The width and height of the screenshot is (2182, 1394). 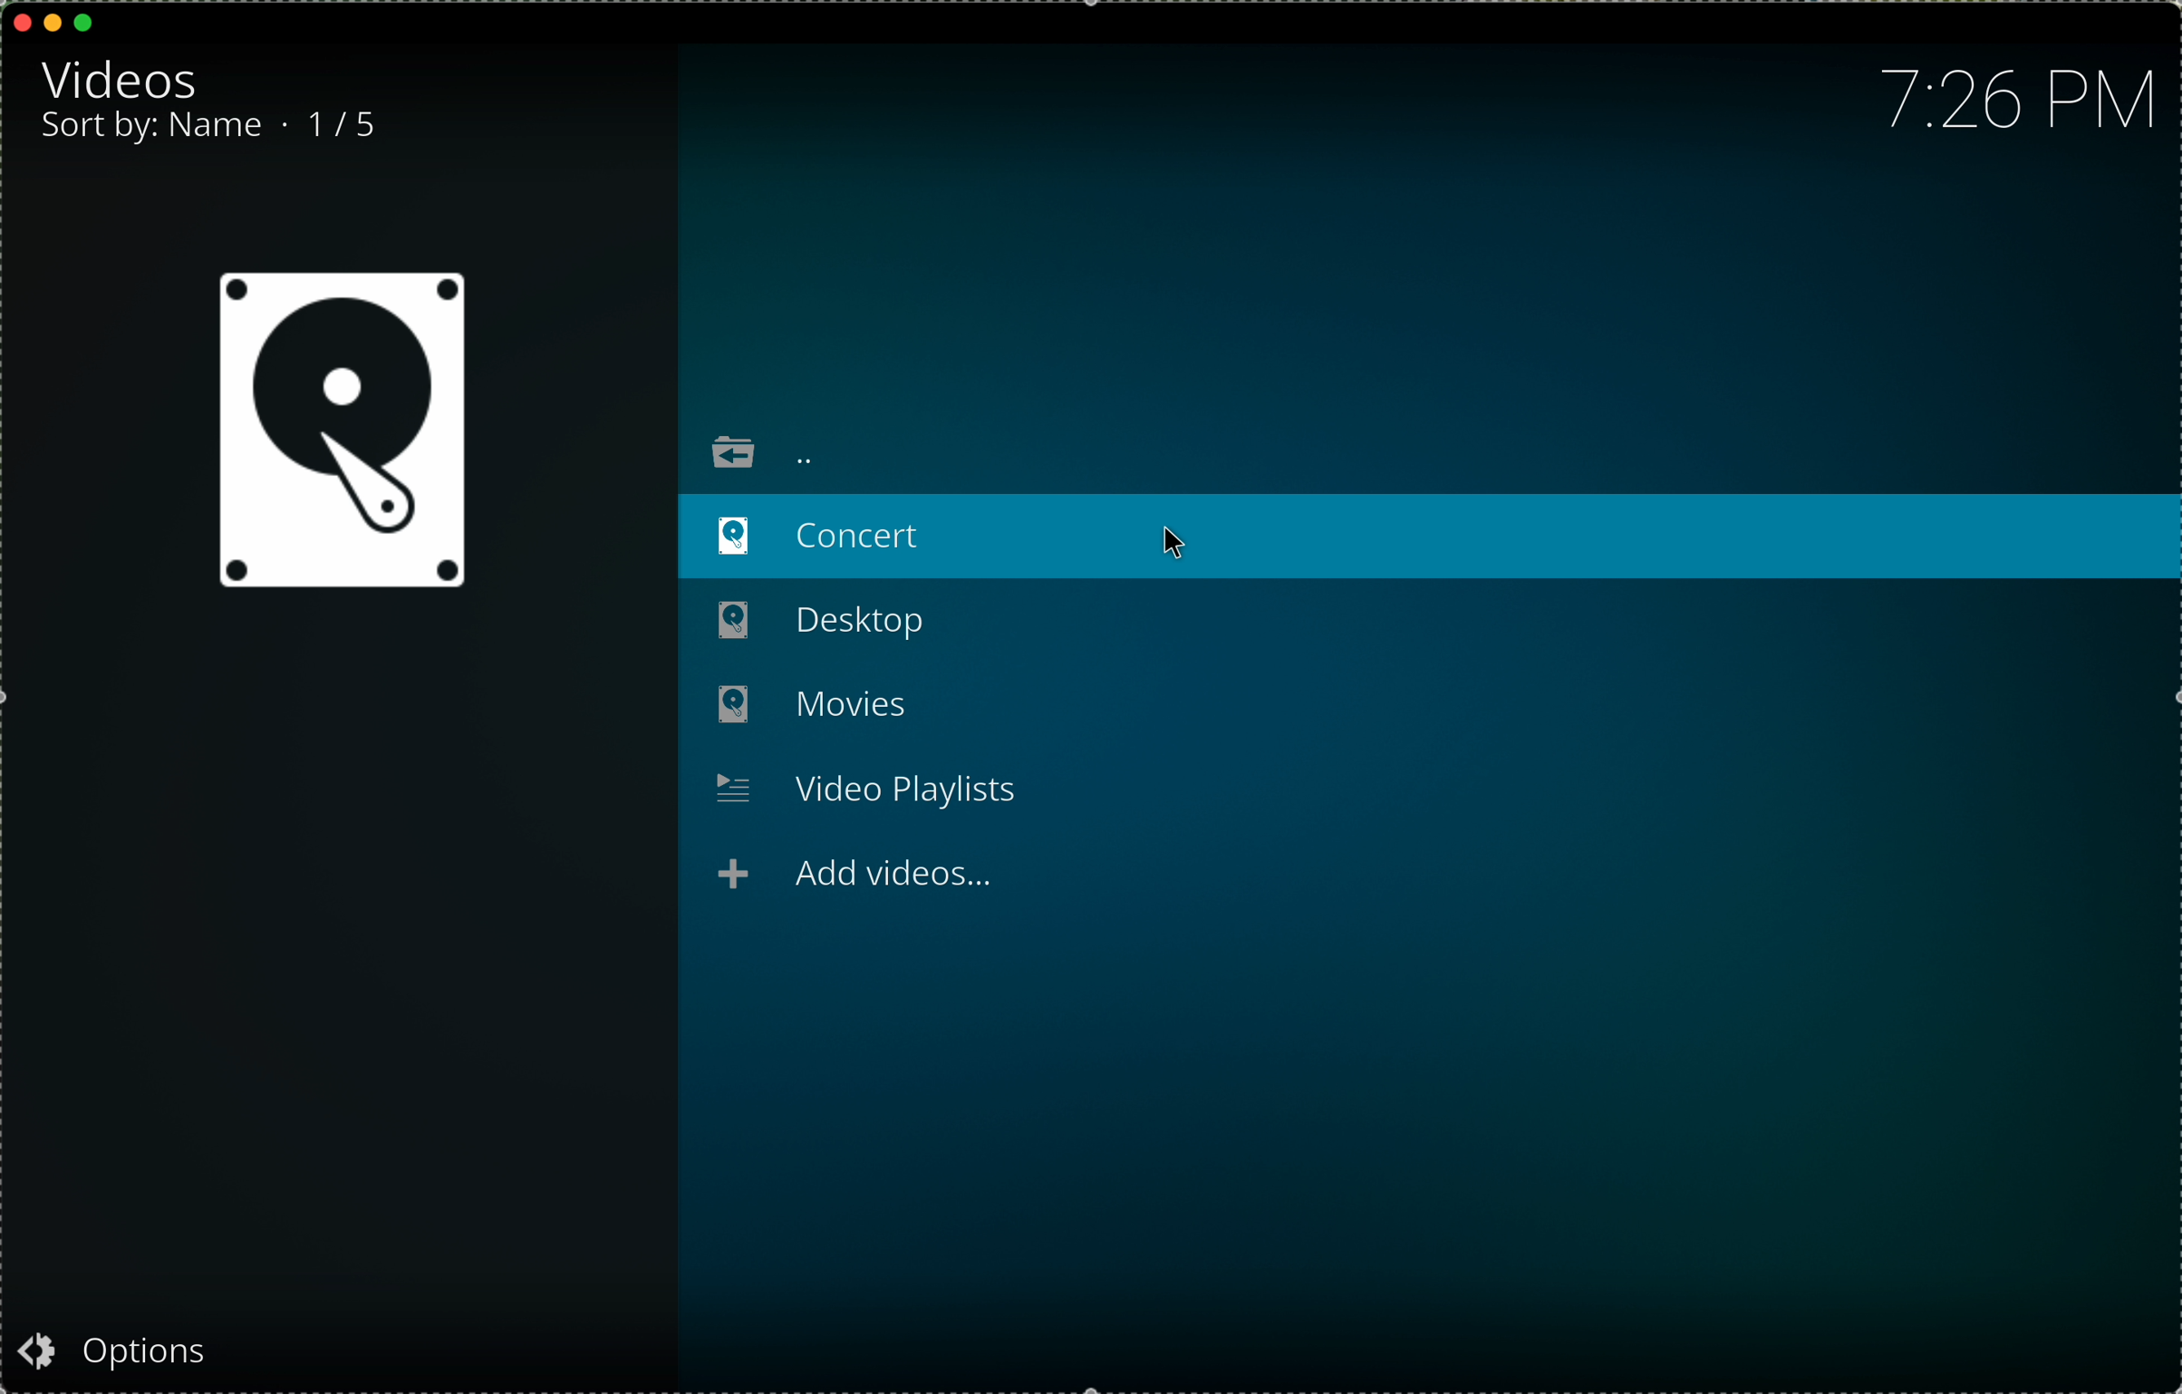 What do you see at coordinates (22, 19) in the screenshot?
I see `close` at bounding box center [22, 19].